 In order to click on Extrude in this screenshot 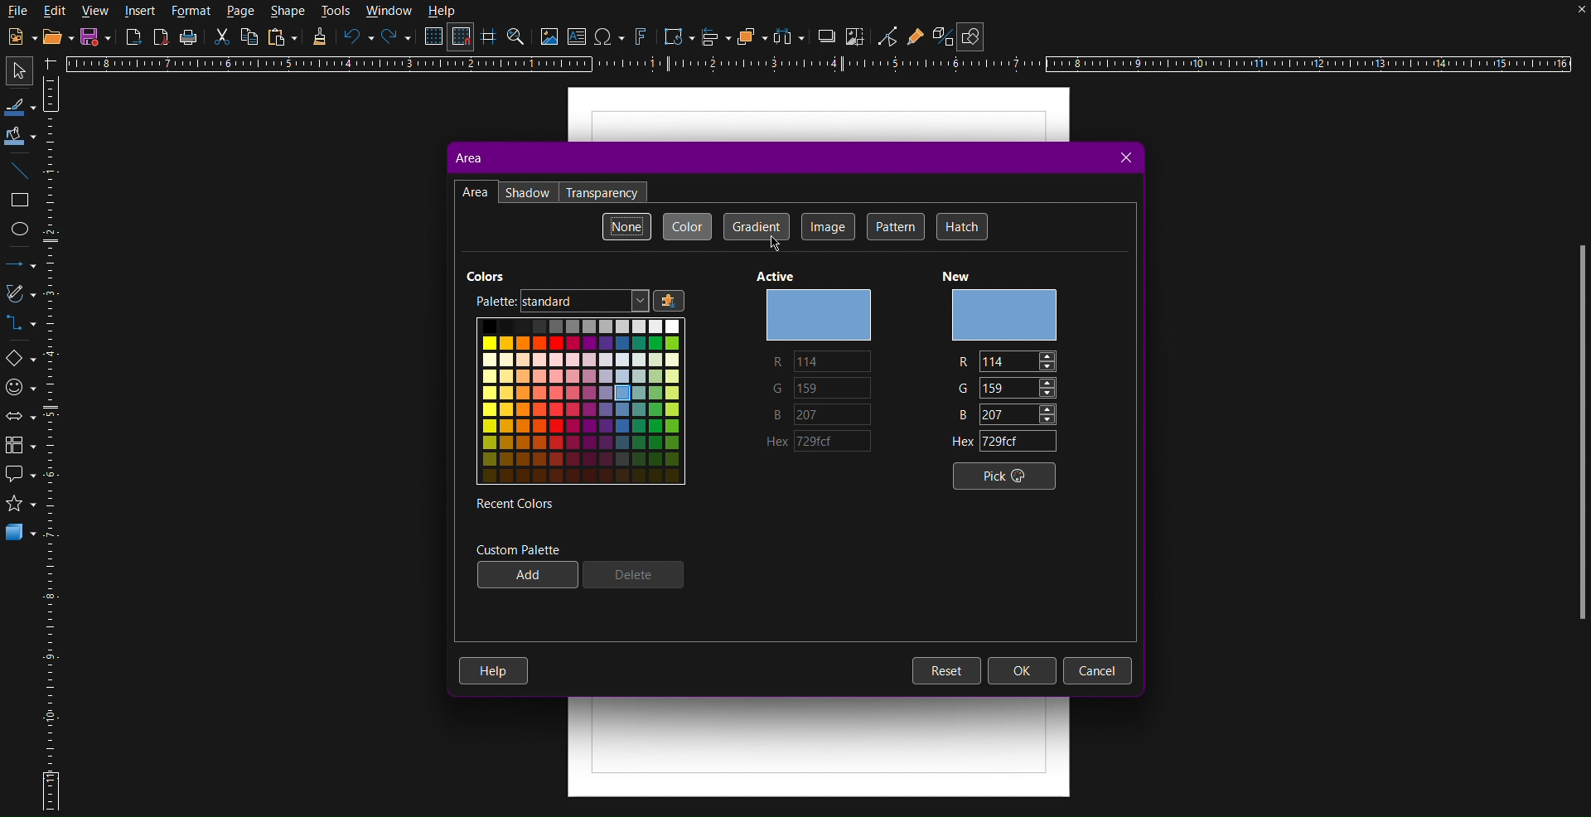, I will do `click(938, 35)`.